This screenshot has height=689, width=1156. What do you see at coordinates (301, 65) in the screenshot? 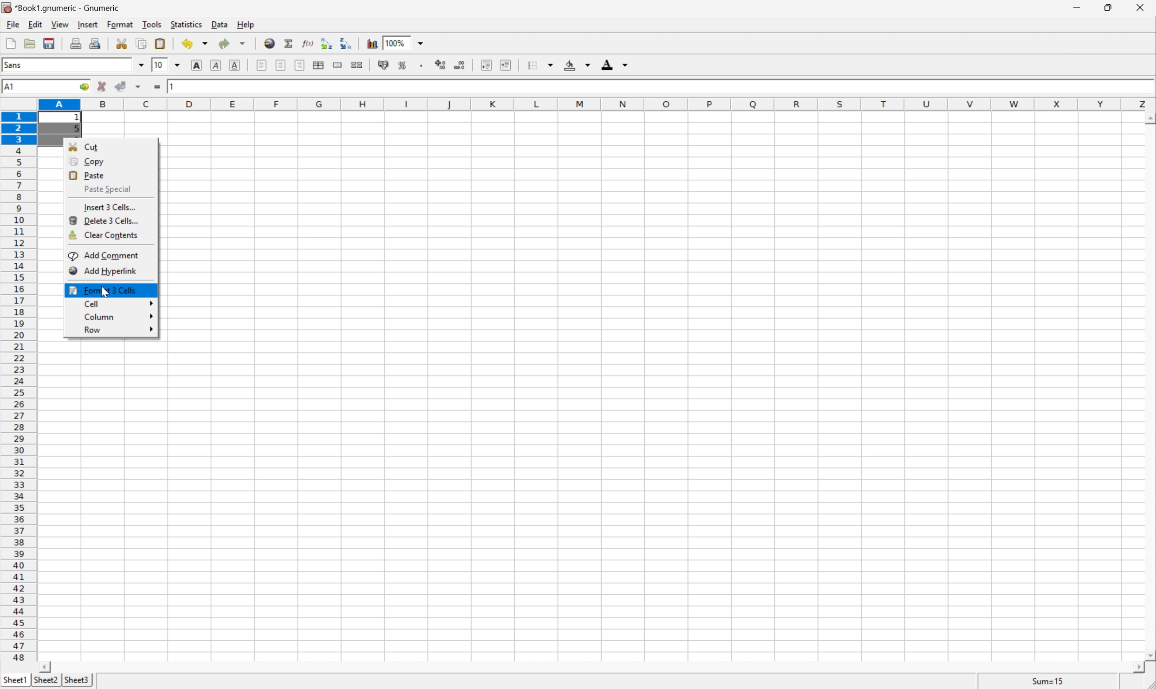
I see `align right` at bounding box center [301, 65].